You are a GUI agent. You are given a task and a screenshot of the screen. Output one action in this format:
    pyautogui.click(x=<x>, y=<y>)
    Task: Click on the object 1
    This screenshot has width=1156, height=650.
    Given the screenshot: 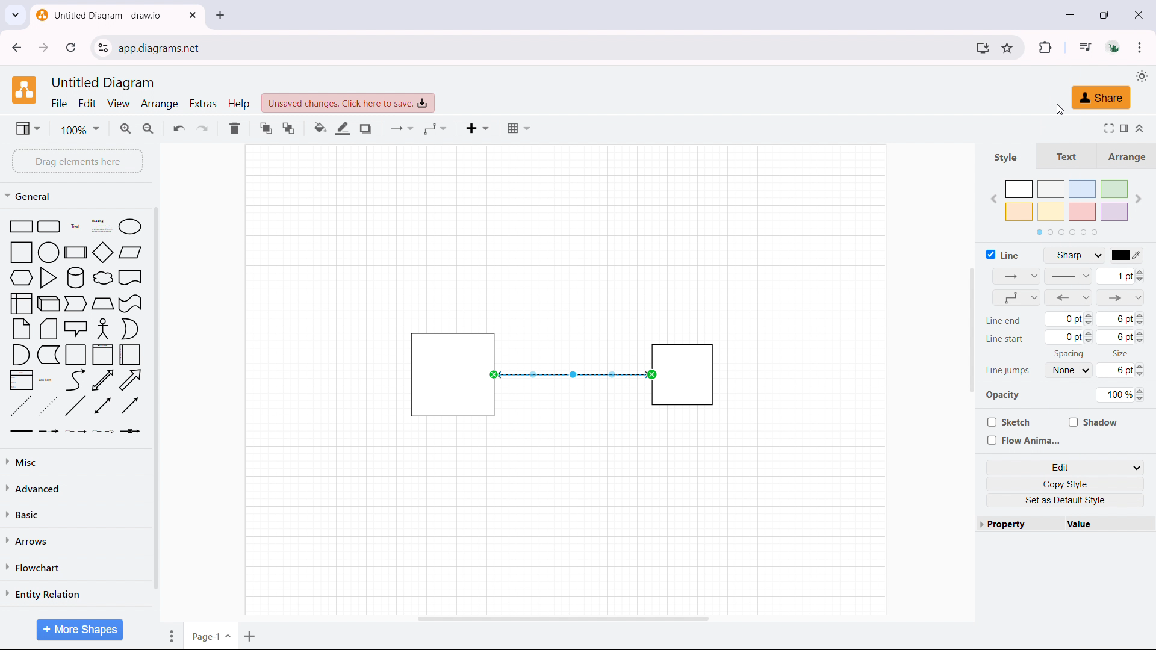 What is the action you would take?
    pyautogui.click(x=436, y=374)
    